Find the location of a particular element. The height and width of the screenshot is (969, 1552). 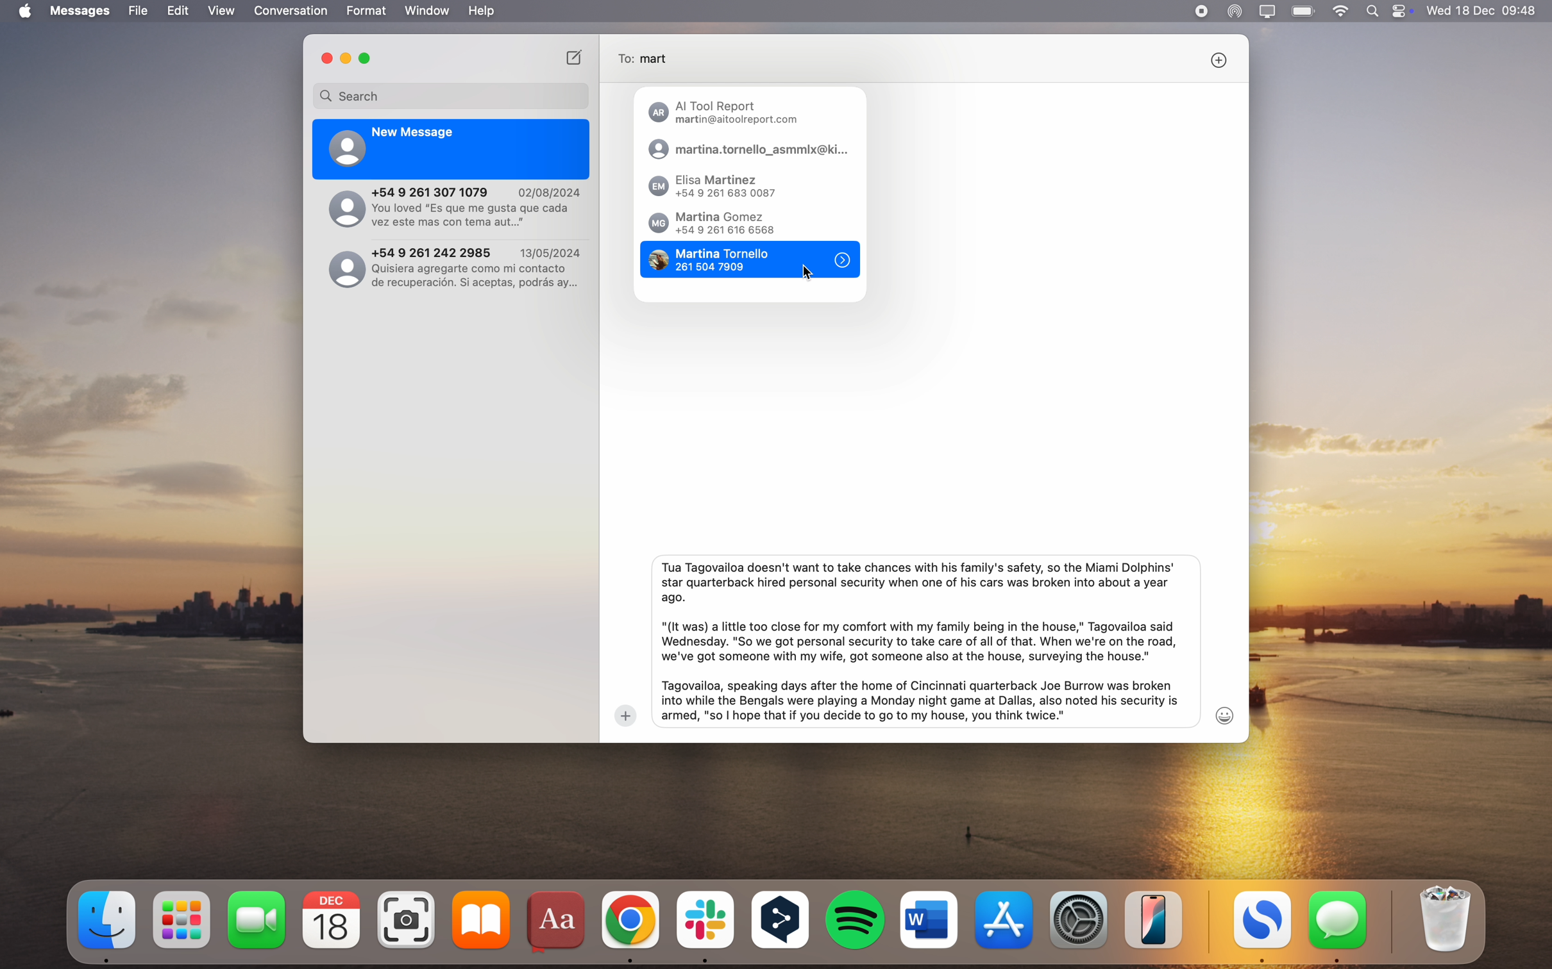

Airdrop is located at coordinates (1235, 12).